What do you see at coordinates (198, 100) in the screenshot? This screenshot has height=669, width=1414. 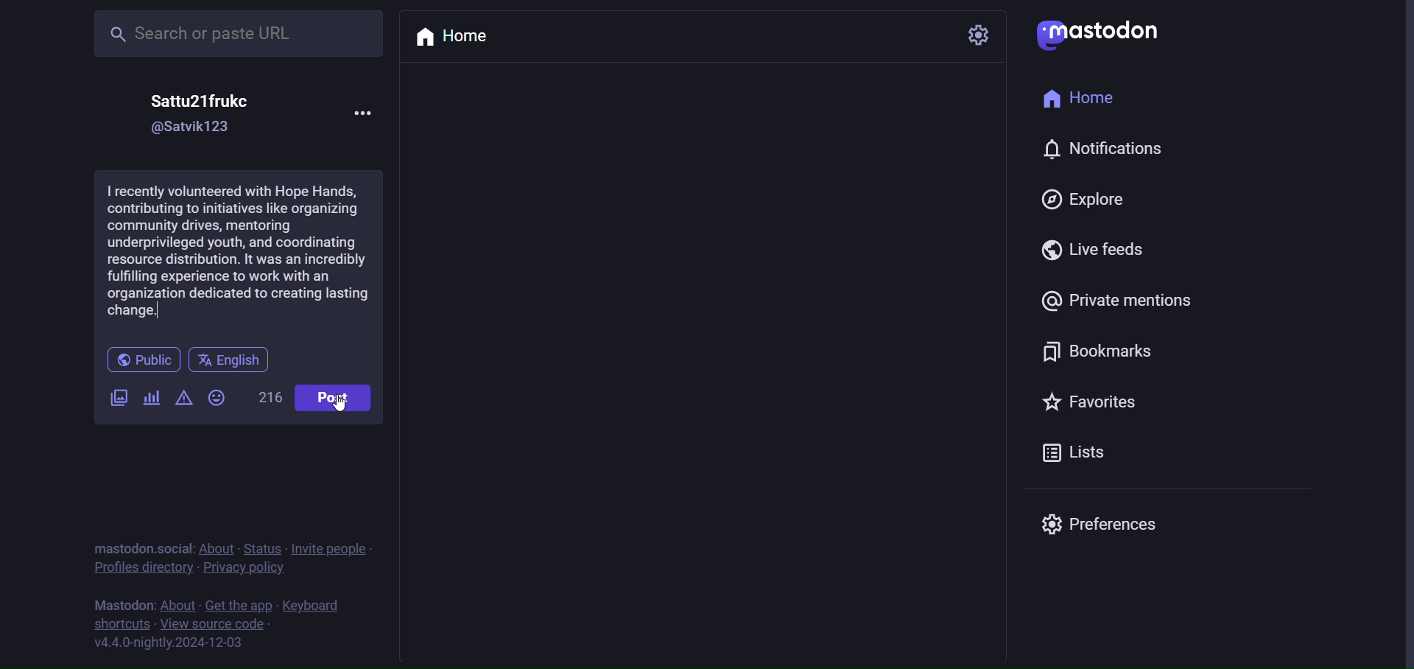 I see `name` at bounding box center [198, 100].